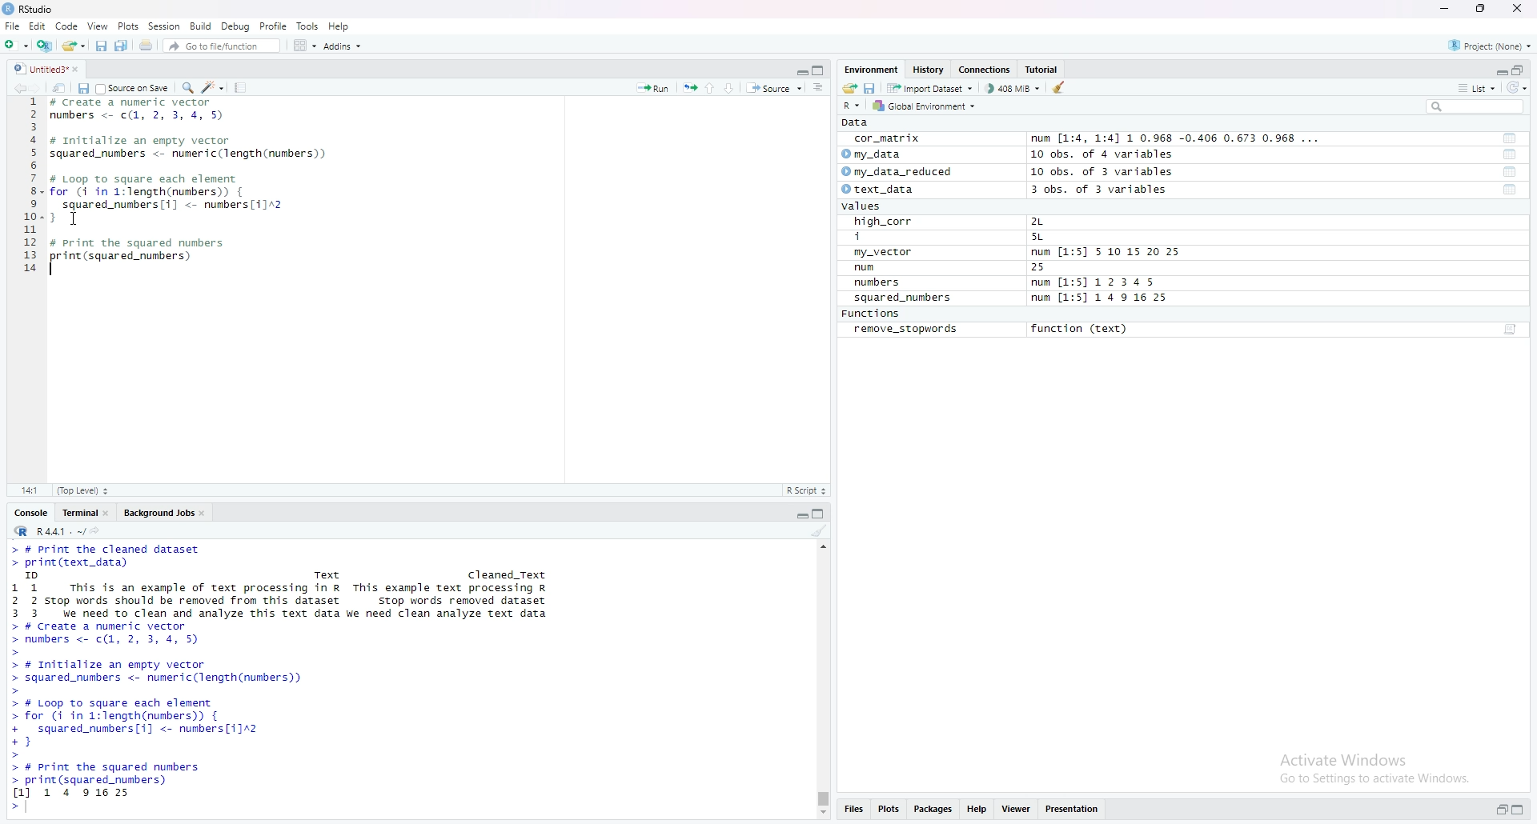 The width and height of the screenshot is (1537, 824). What do you see at coordinates (96, 530) in the screenshot?
I see `view the current working directory` at bounding box center [96, 530].